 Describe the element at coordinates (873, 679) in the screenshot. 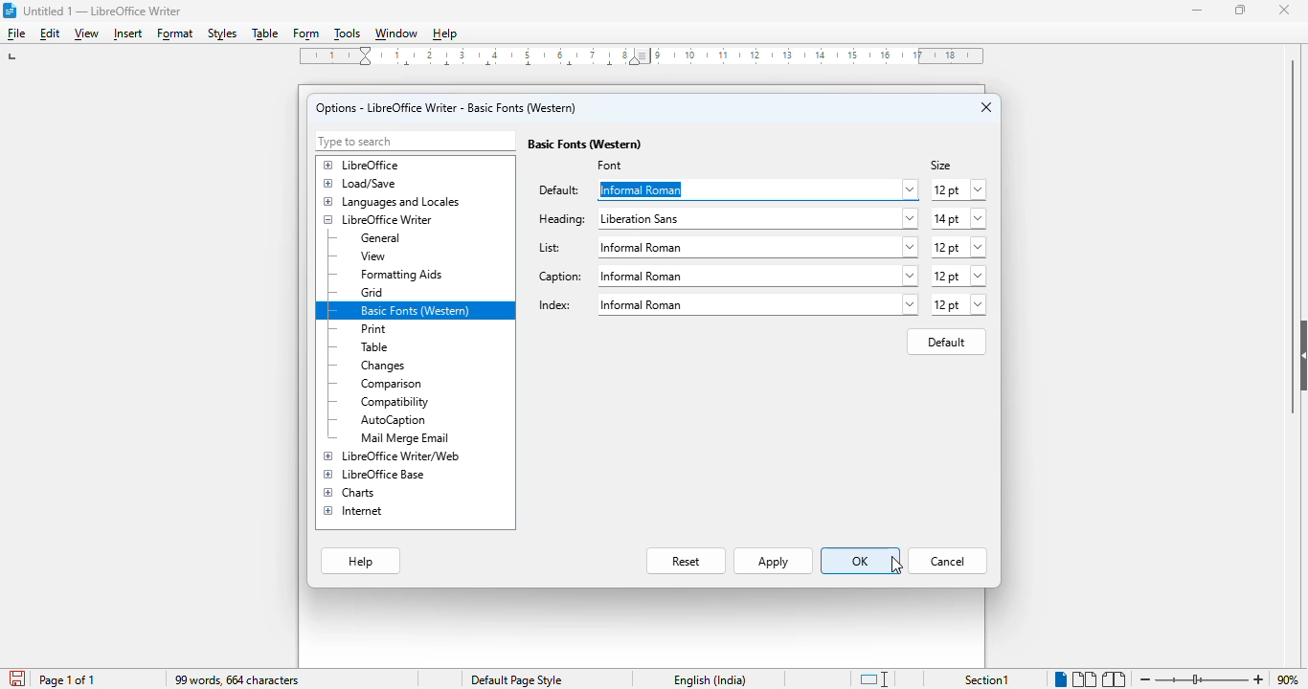

I see `standard selection` at that location.